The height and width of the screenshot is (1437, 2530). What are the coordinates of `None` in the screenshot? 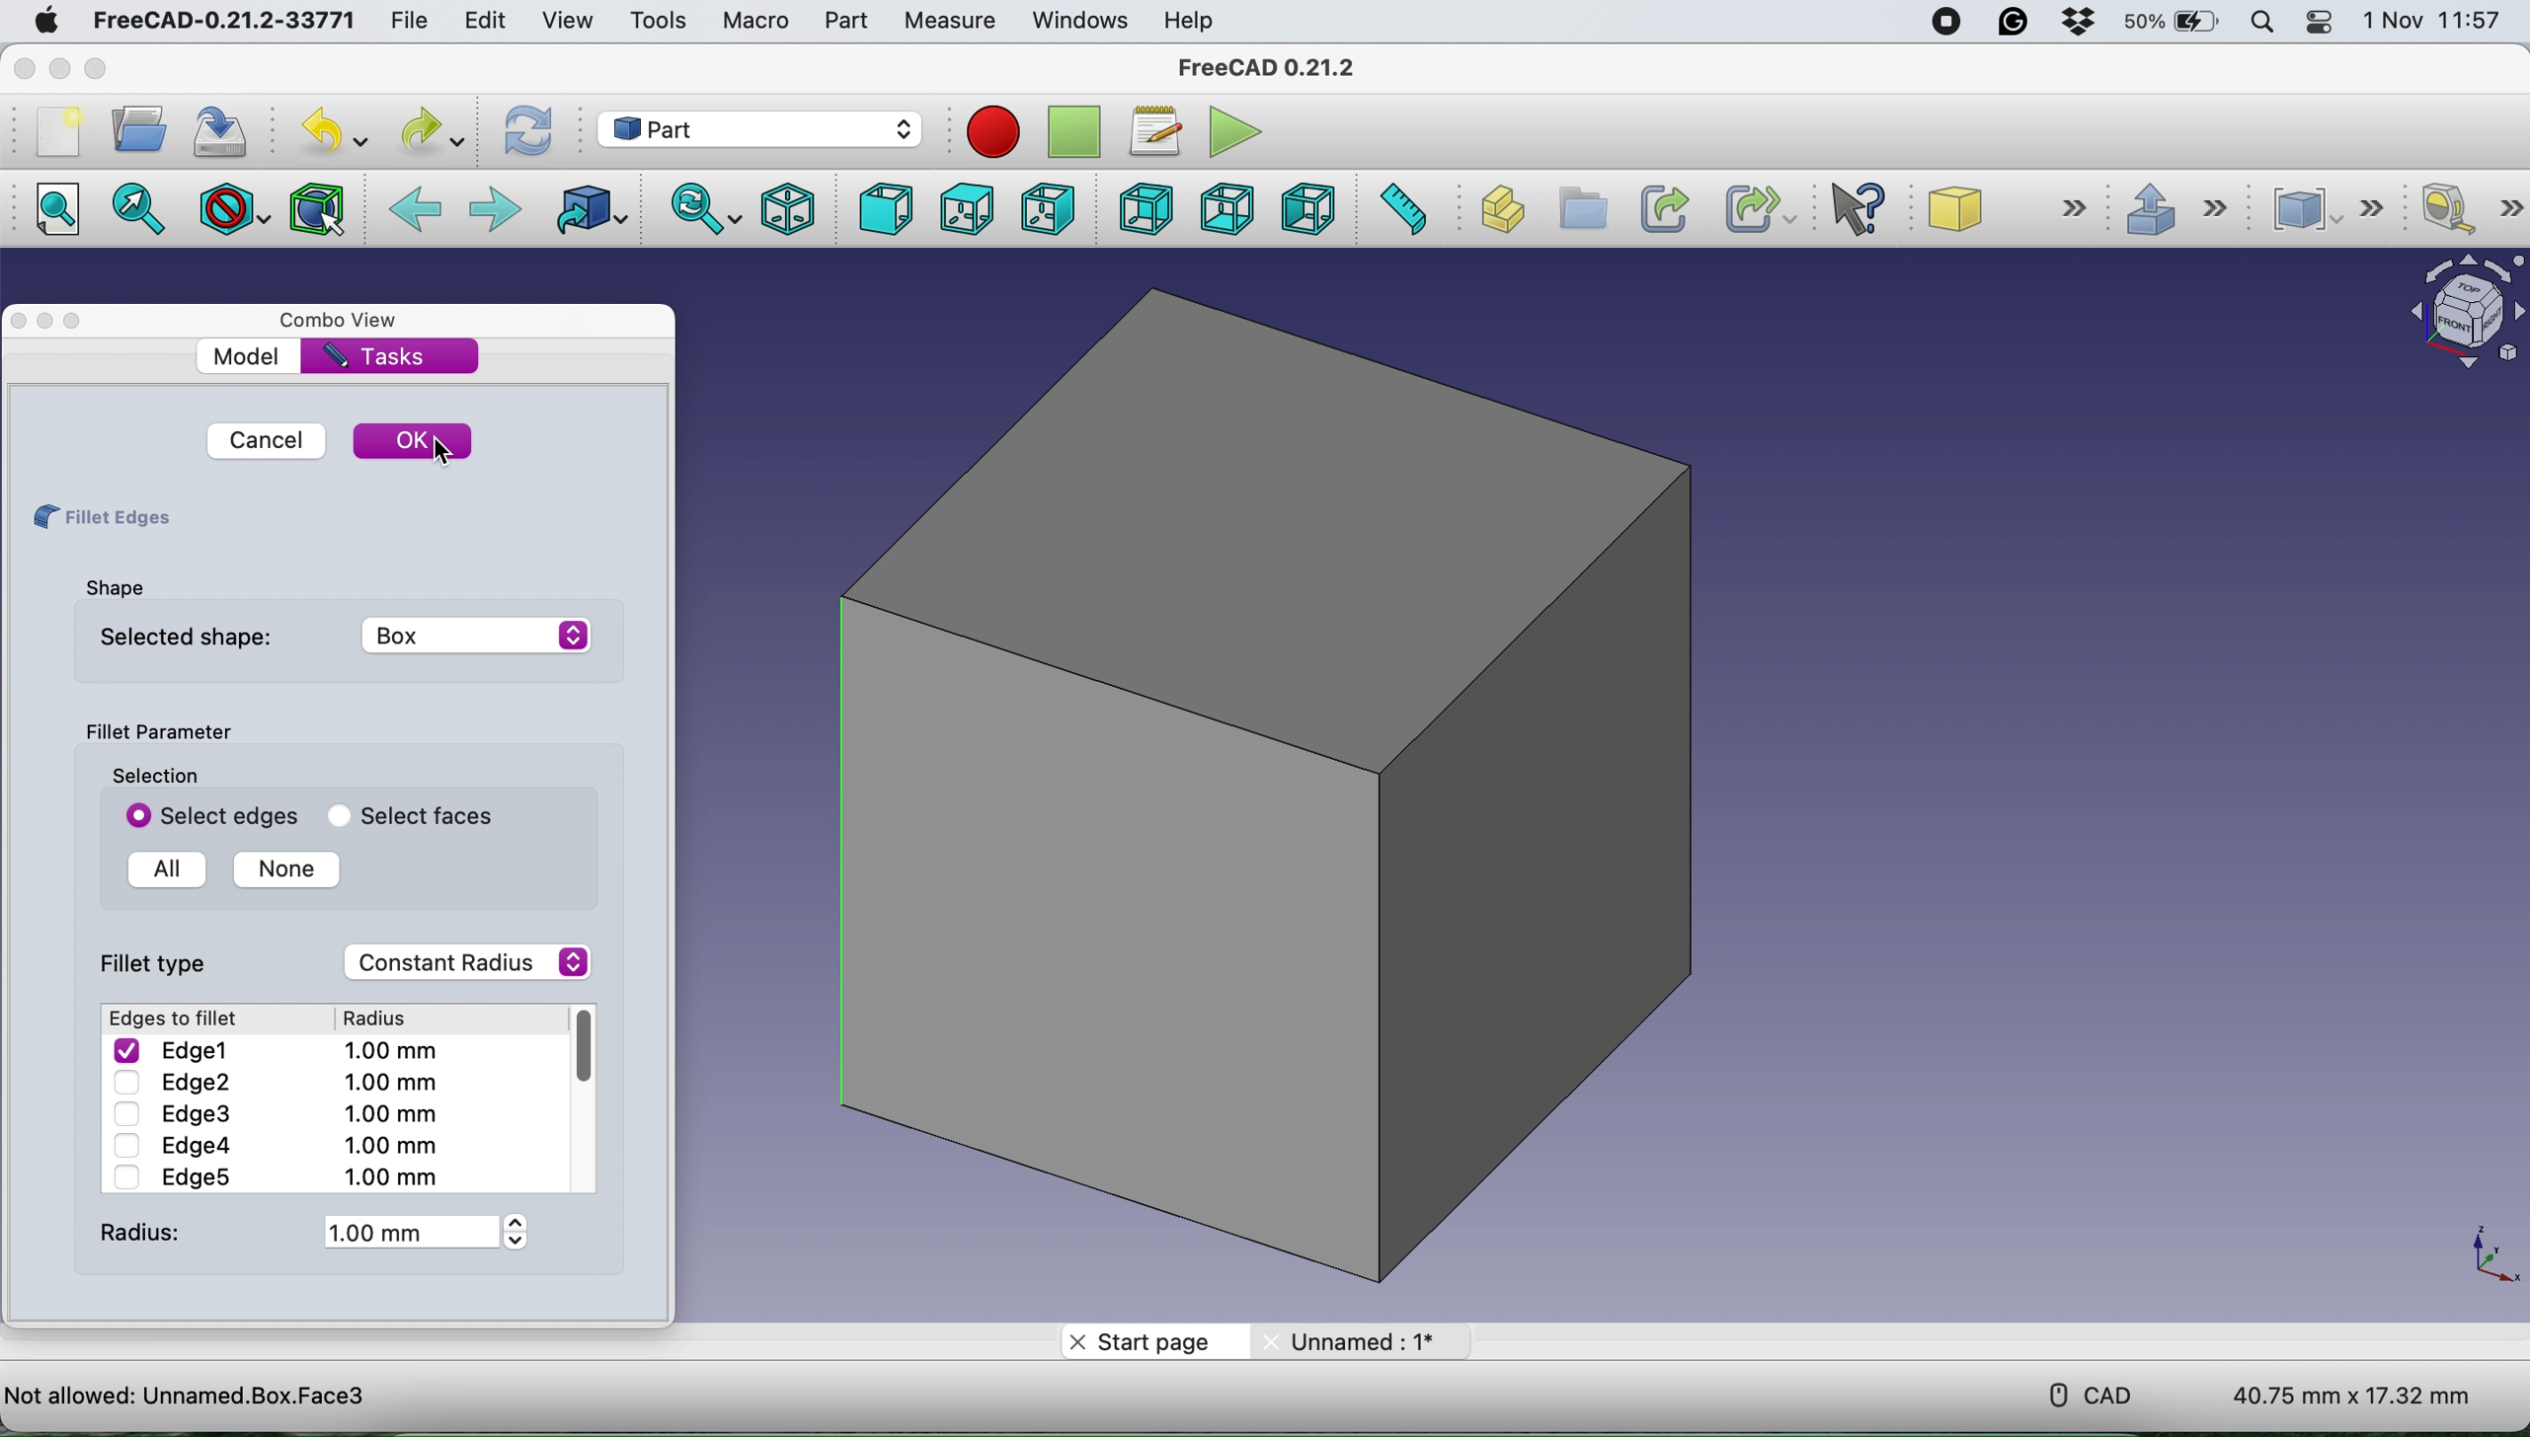 It's located at (277, 870).